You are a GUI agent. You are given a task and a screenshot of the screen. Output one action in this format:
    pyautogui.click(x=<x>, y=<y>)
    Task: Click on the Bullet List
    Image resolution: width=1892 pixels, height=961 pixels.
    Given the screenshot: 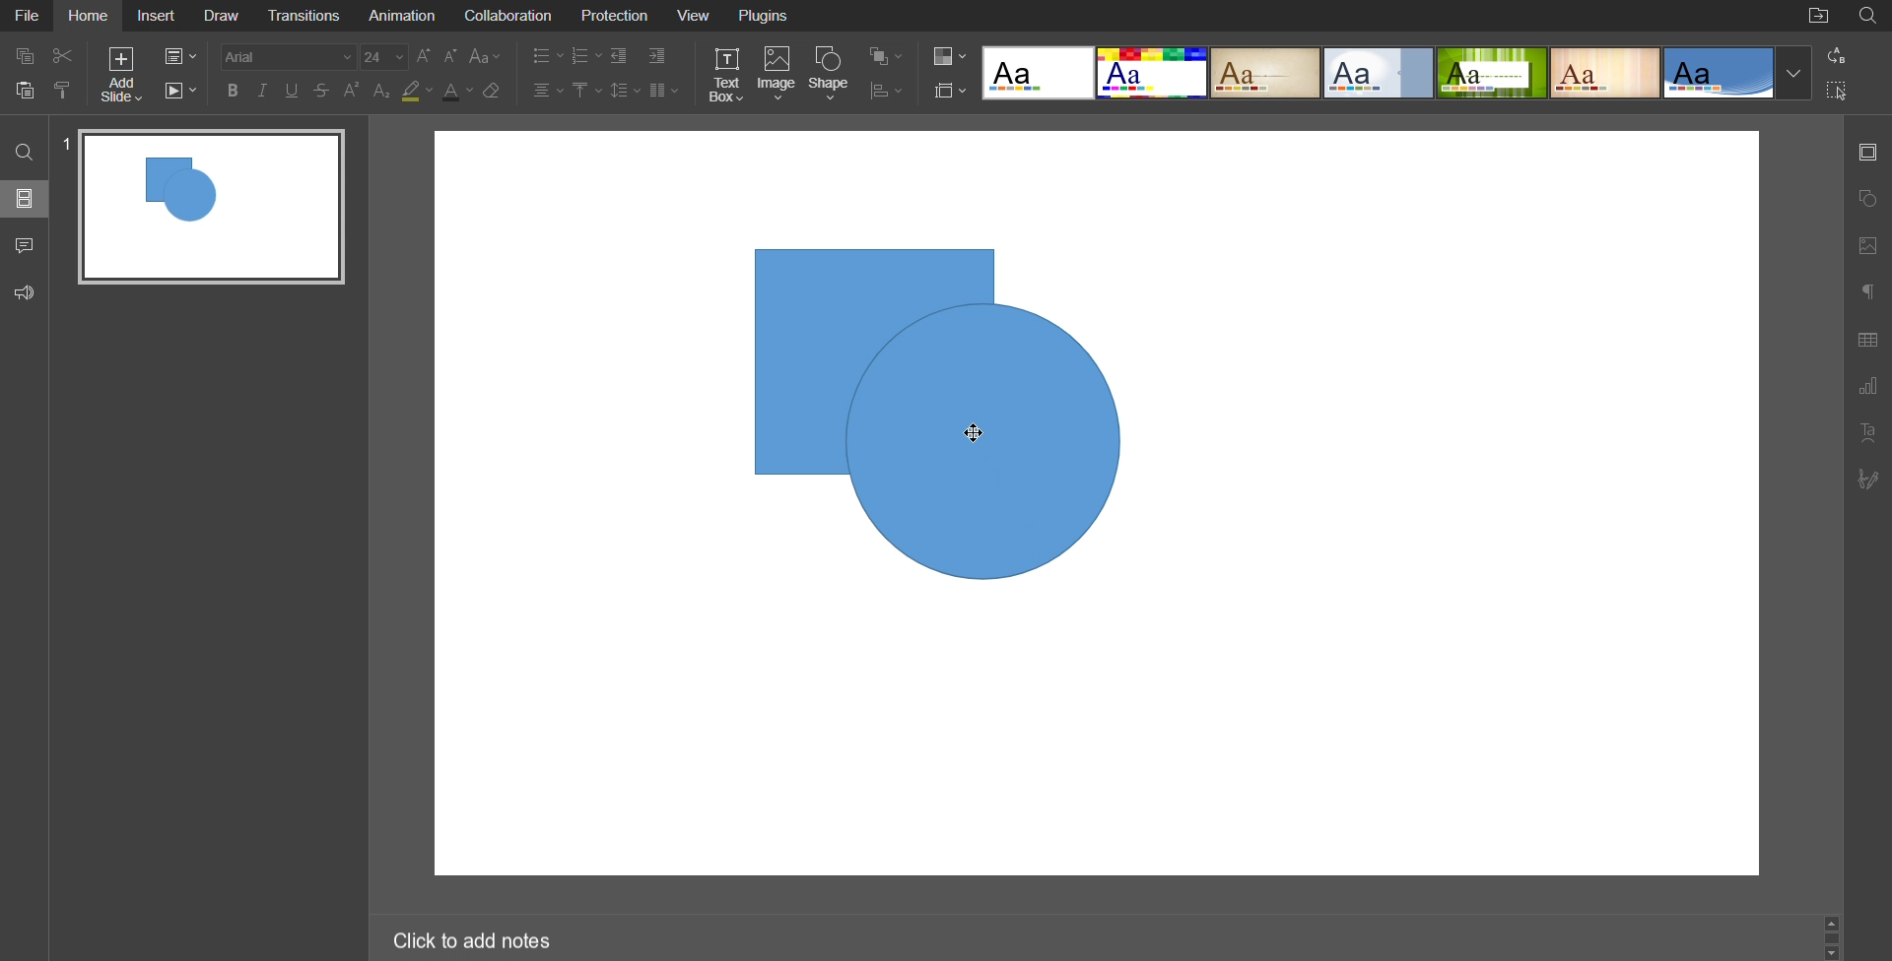 What is the action you would take?
    pyautogui.click(x=547, y=55)
    